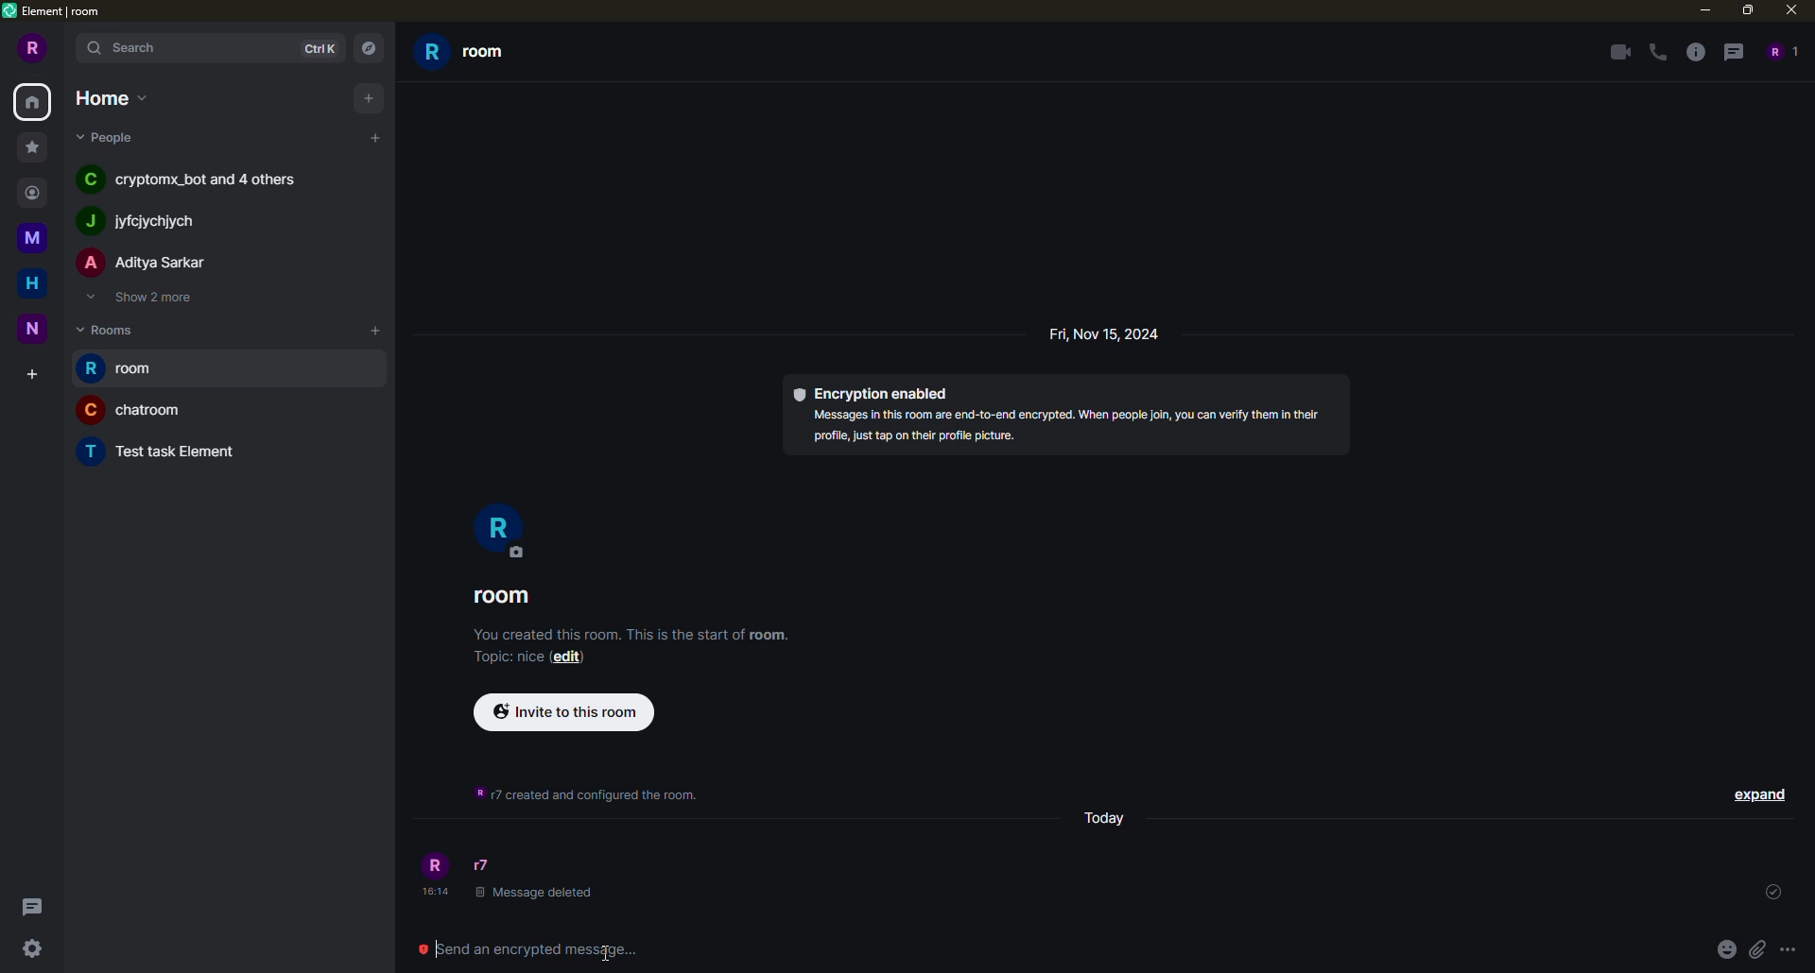 This screenshot has height=973, width=1815. I want to click on profile, so click(501, 534).